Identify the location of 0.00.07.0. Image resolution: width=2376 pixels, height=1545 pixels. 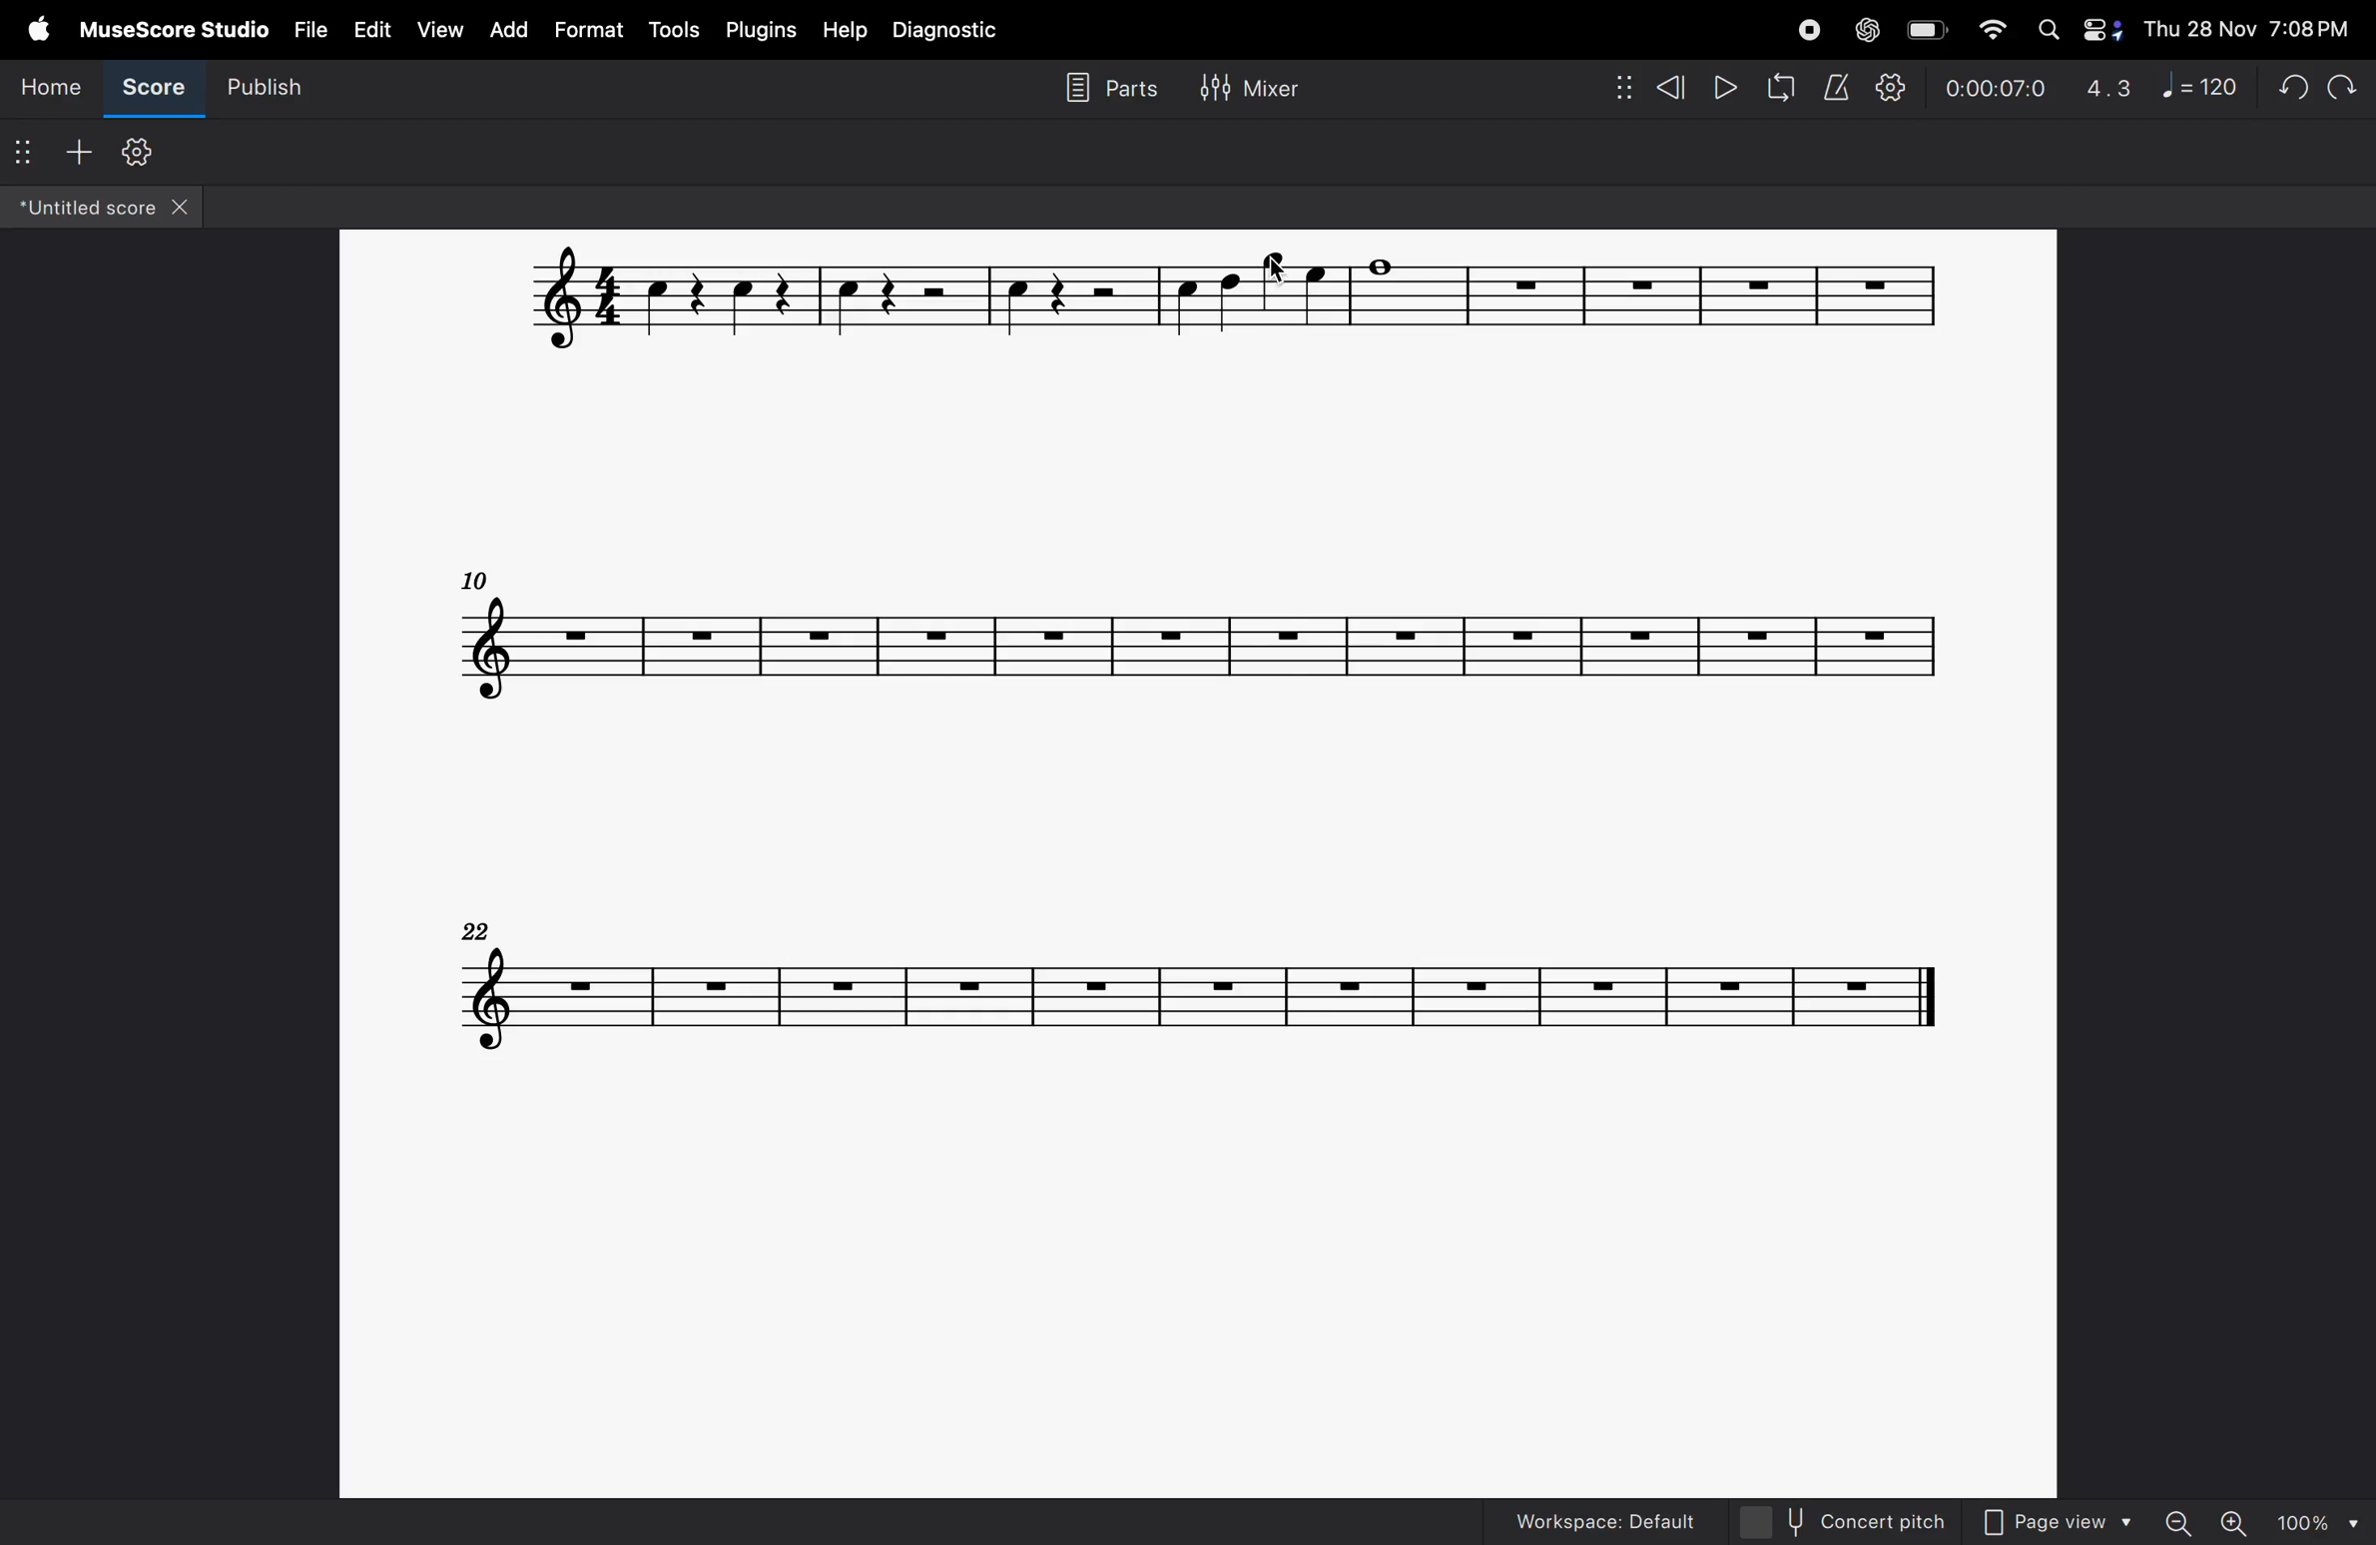
(1995, 84).